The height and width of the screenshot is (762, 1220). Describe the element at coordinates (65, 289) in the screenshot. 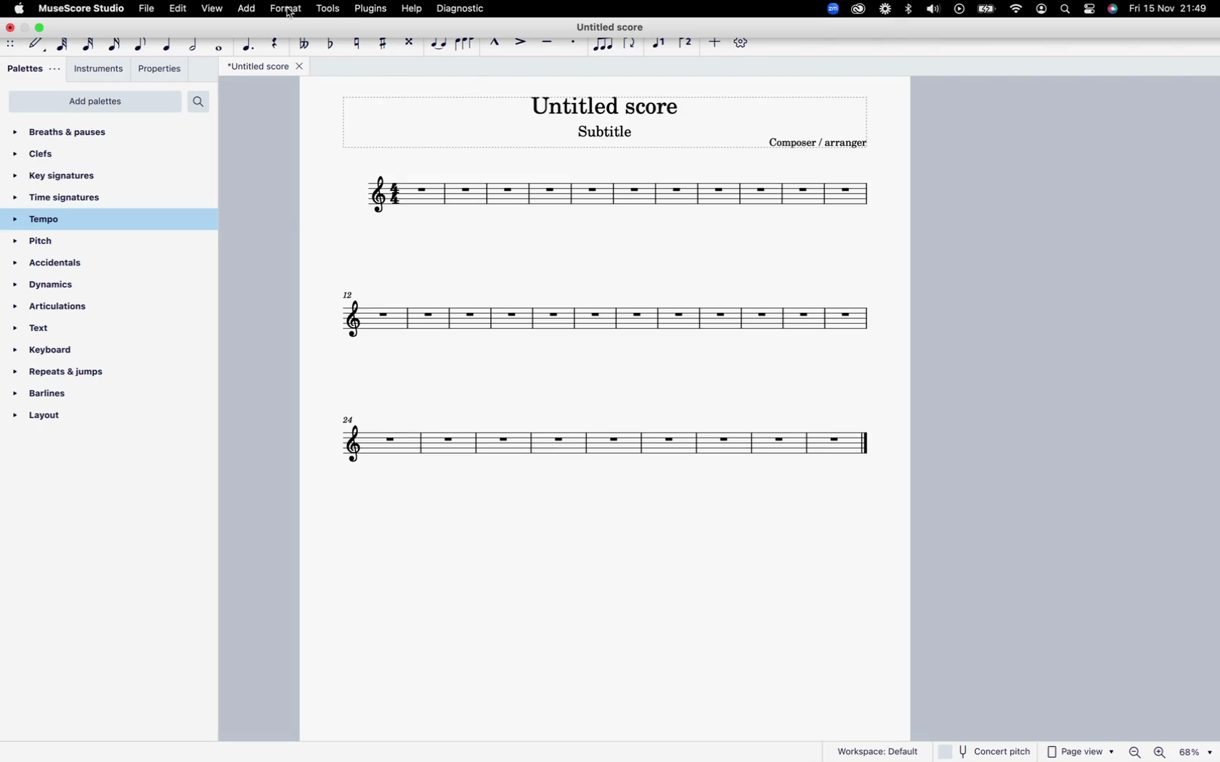

I see `dynamics` at that location.